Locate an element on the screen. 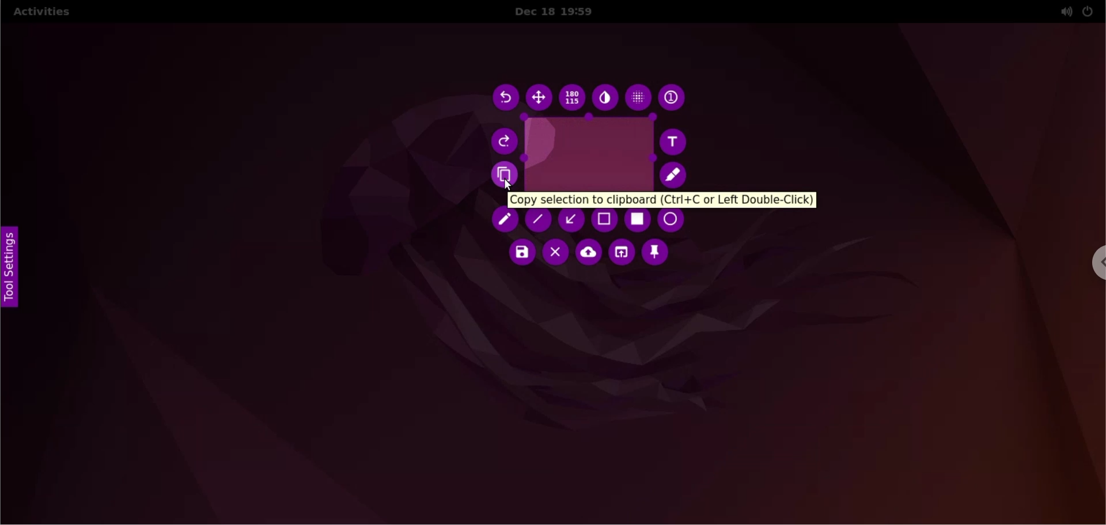  marker as paint tool is located at coordinates (676, 176).